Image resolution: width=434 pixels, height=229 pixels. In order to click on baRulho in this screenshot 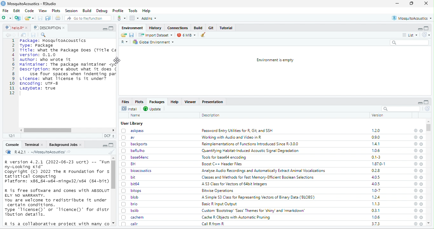, I will do `click(133, 151)`.